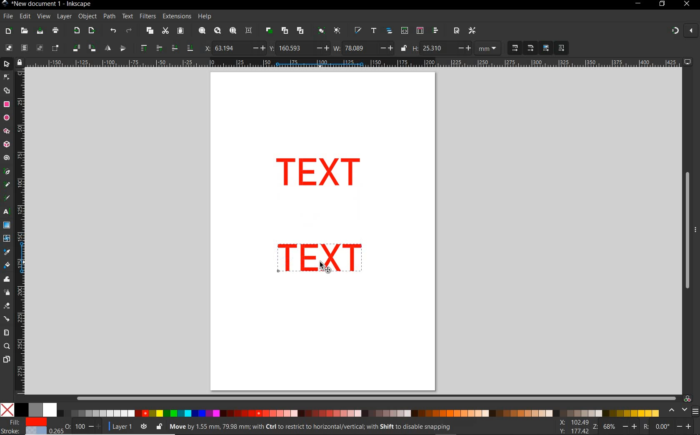 The image size is (700, 435). What do you see at coordinates (144, 425) in the screenshot?
I see `toggle current layer visibility` at bounding box center [144, 425].